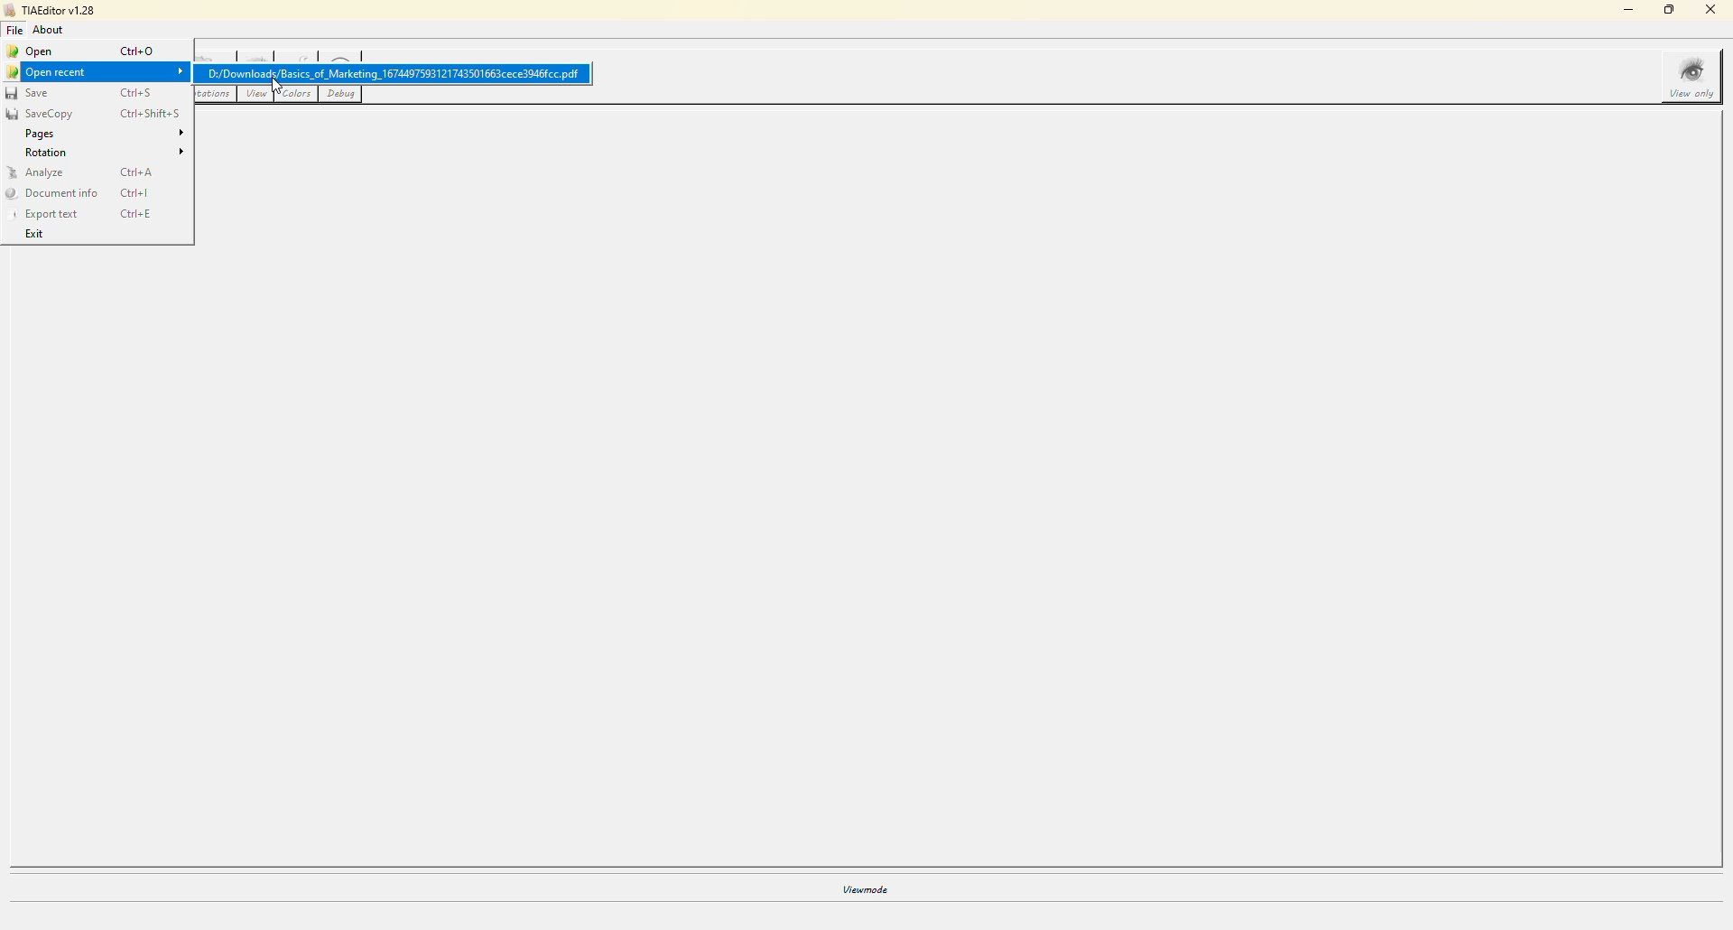 This screenshot has height=930, width=1733. Describe the element at coordinates (14, 30) in the screenshot. I see `file` at that location.